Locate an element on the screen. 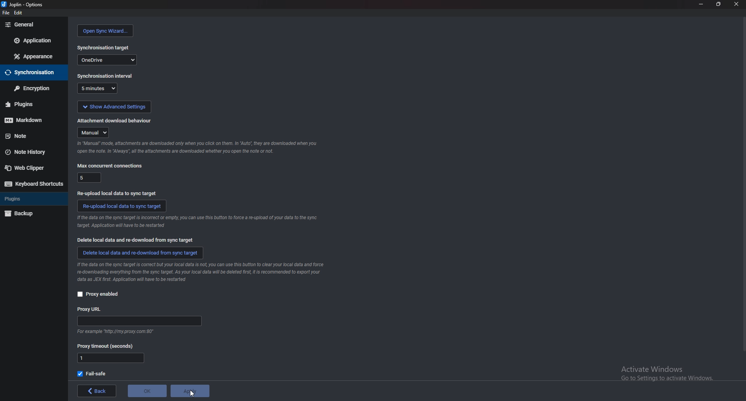  re upload local data is located at coordinates (122, 206).